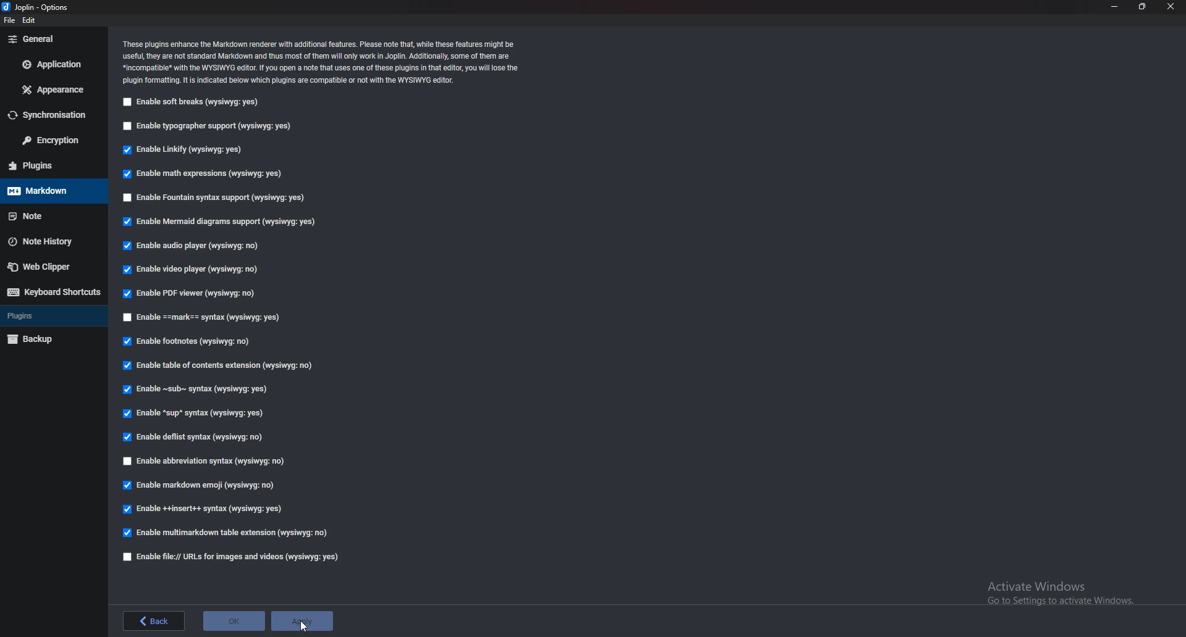 The height and width of the screenshot is (637, 1186). What do you see at coordinates (46, 216) in the screenshot?
I see `note` at bounding box center [46, 216].